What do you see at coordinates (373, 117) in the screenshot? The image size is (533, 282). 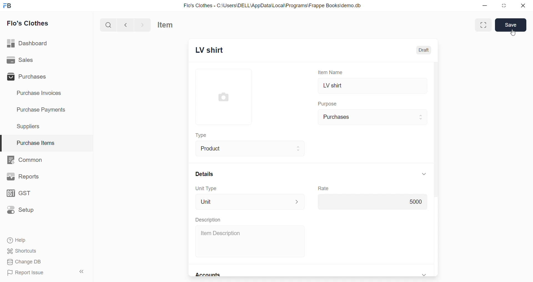 I see `Purchases` at bounding box center [373, 117].